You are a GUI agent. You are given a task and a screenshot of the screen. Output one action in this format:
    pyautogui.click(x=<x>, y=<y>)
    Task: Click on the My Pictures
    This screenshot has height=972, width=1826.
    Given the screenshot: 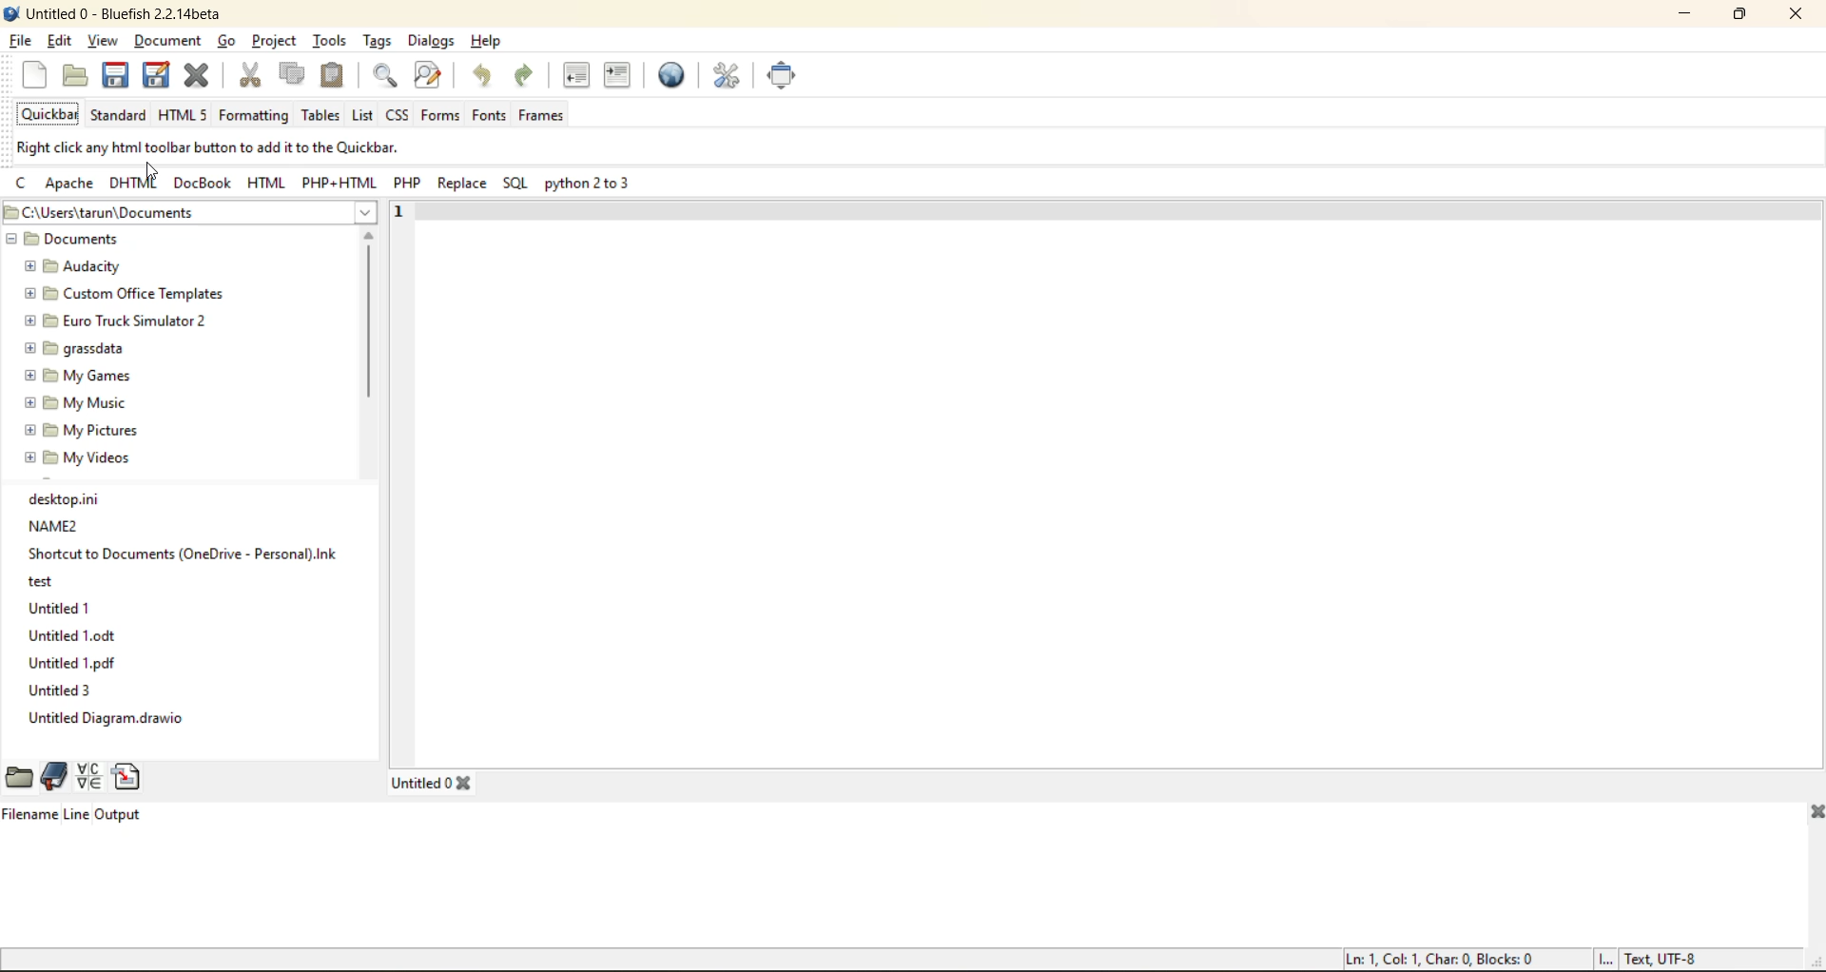 What is the action you would take?
    pyautogui.click(x=88, y=430)
    